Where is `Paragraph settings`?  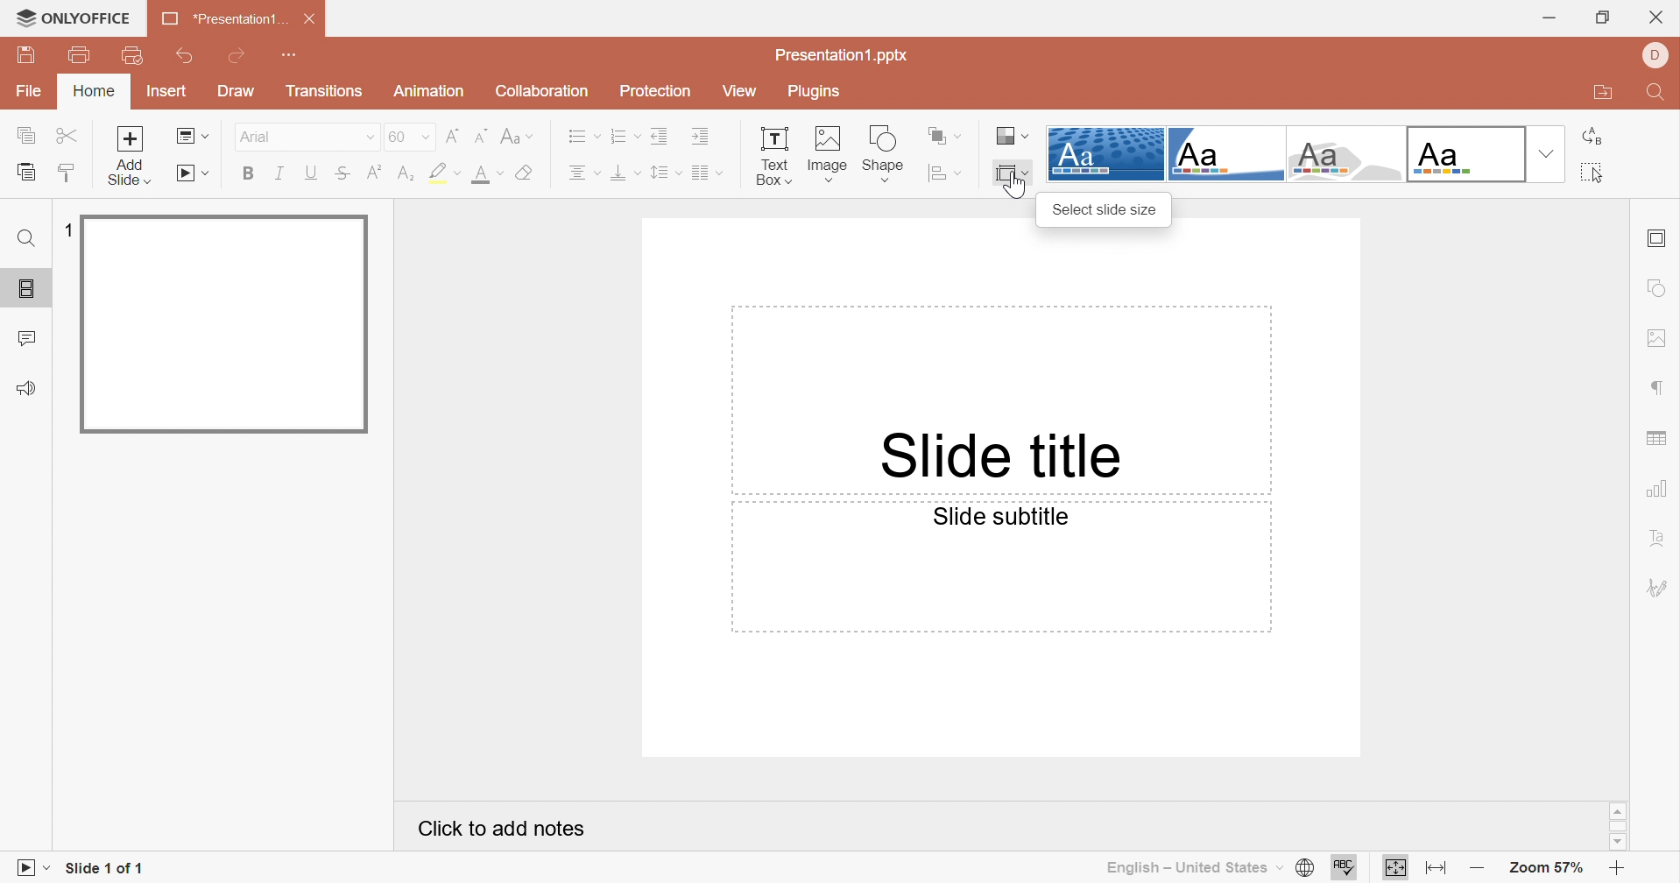
Paragraph settings is located at coordinates (1662, 388).